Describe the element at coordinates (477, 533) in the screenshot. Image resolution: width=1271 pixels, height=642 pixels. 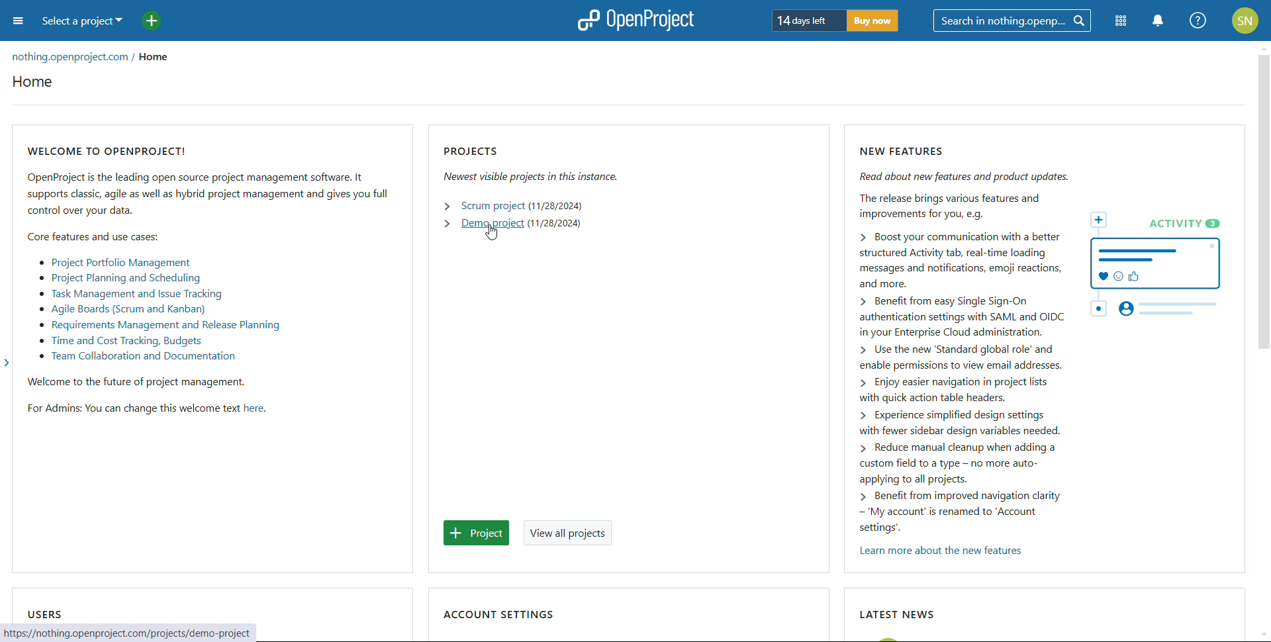
I see `project` at that location.